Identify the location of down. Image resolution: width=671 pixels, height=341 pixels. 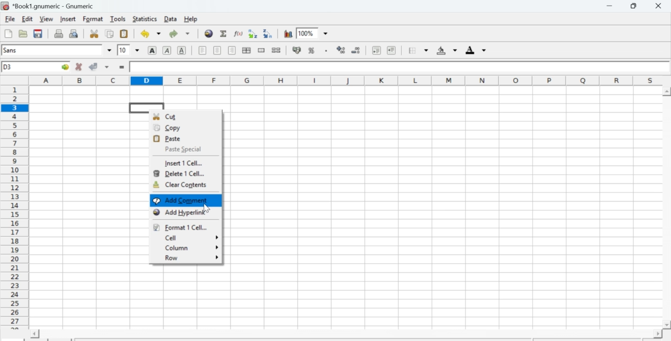
(107, 66).